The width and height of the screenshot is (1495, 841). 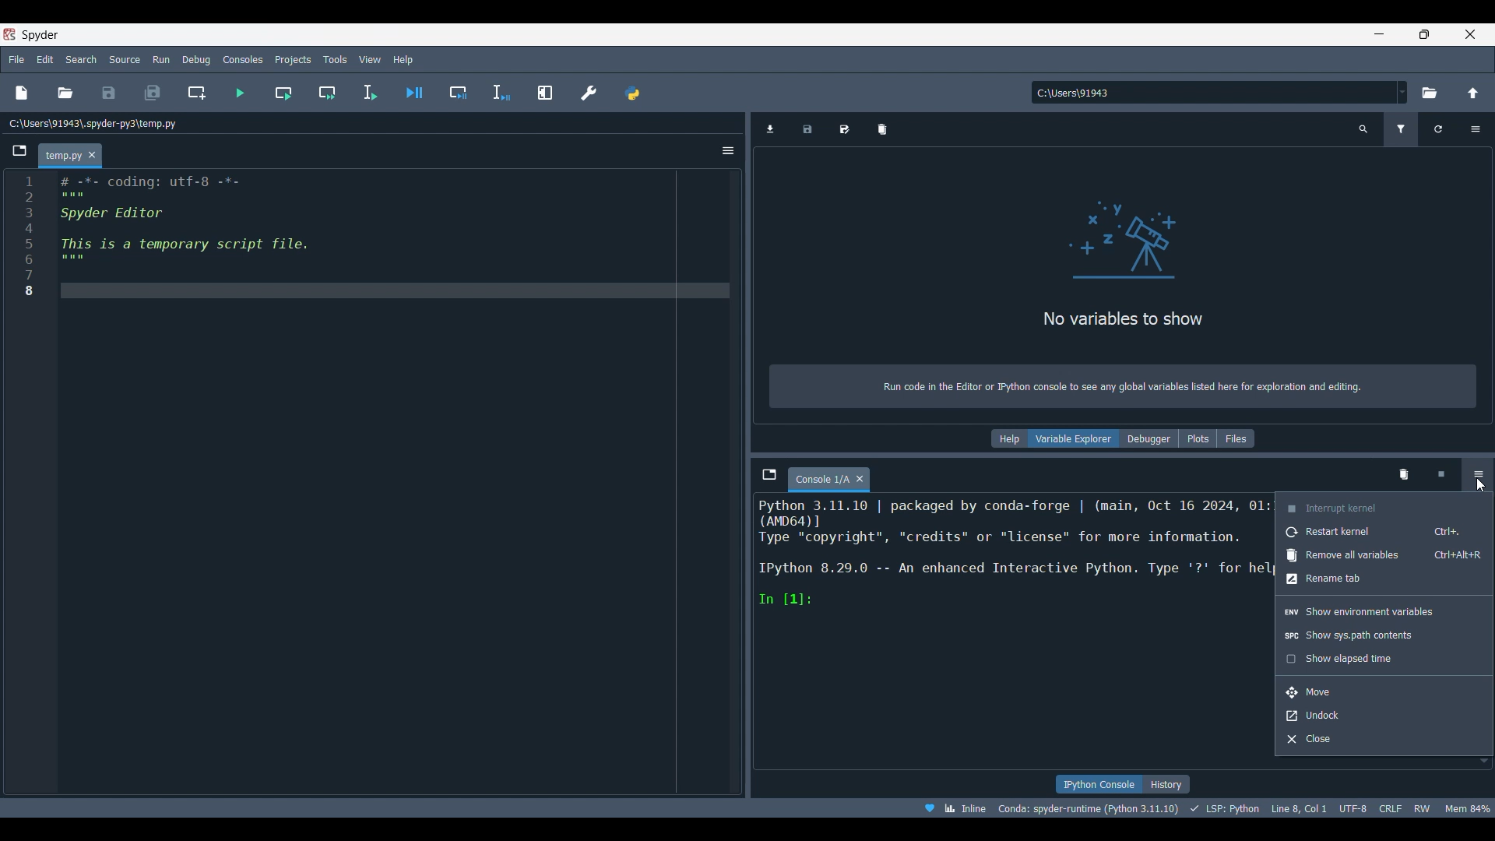 What do you see at coordinates (1166, 784) in the screenshot?
I see `History` at bounding box center [1166, 784].